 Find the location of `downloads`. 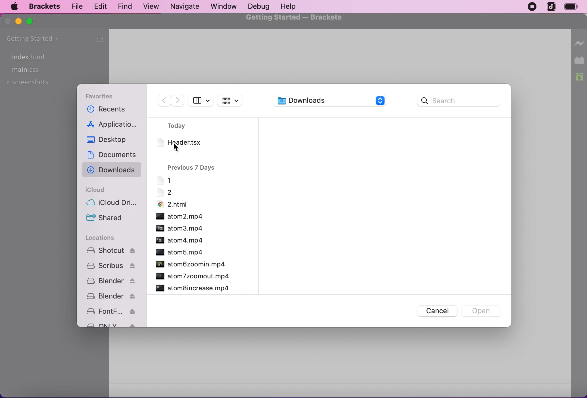

downloads is located at coordinates (113, 171).